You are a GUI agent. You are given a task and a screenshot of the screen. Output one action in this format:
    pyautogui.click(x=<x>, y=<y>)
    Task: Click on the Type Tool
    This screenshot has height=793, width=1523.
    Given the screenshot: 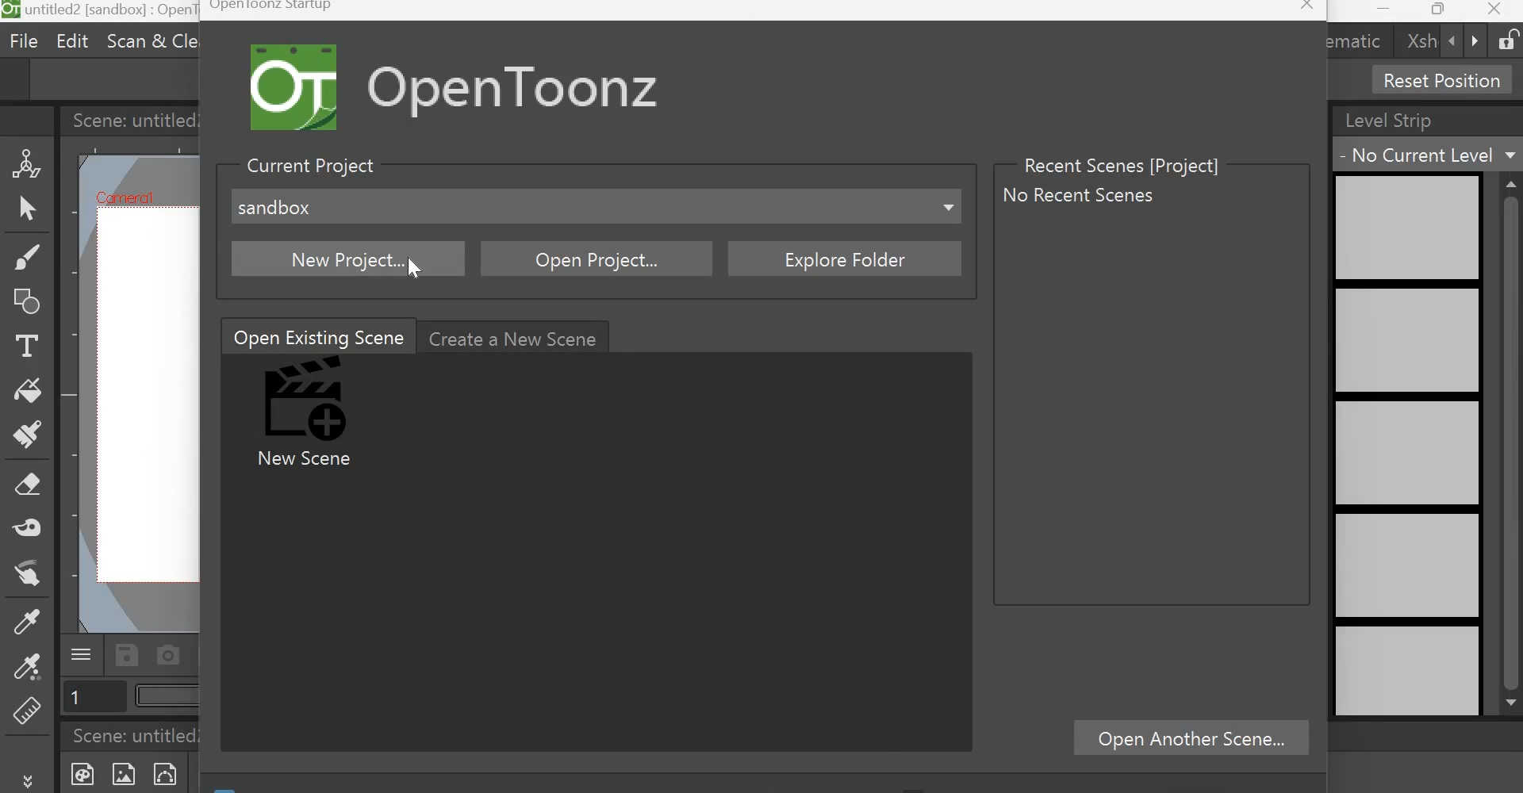 What is the action you would take?
    pyautogui.click(x=25, y=348)
    